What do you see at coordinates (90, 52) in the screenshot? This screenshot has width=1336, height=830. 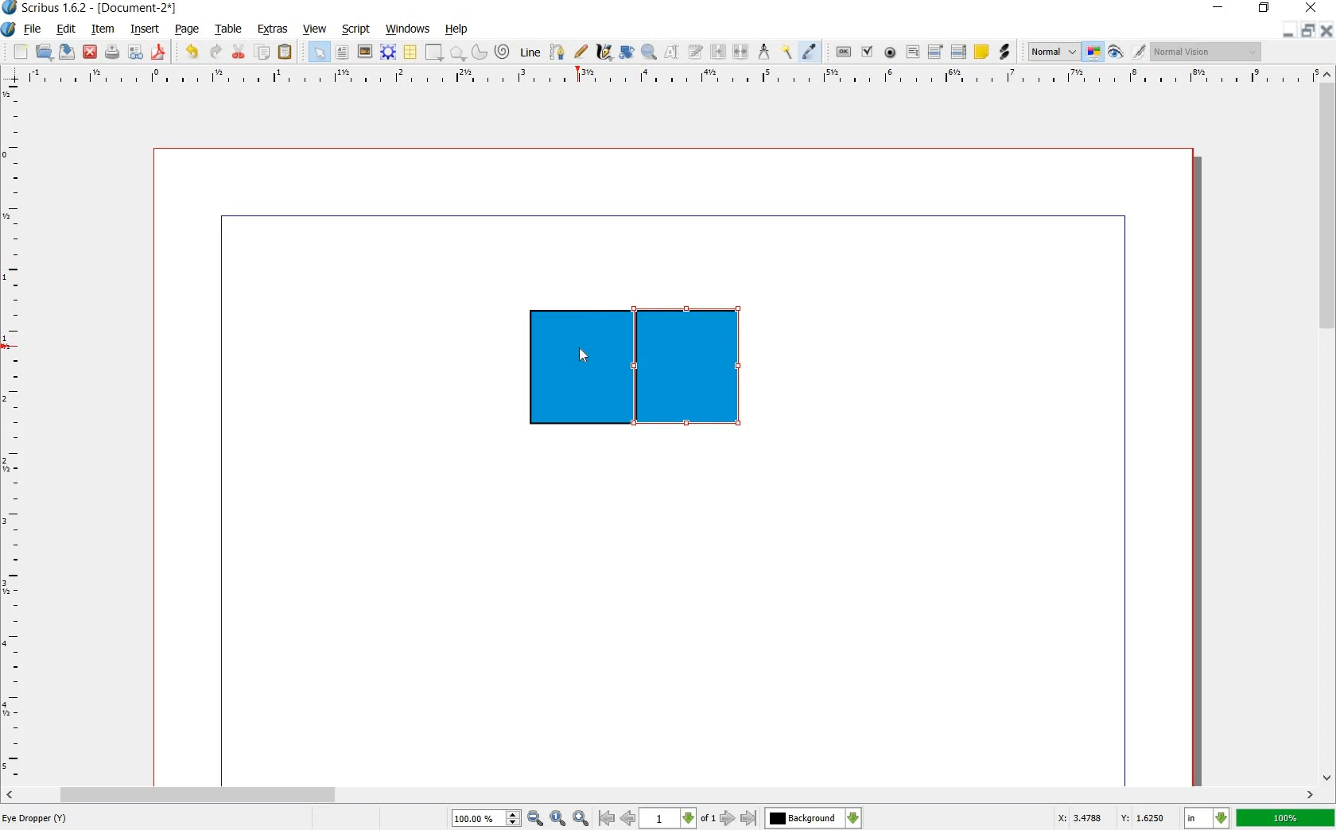 I see `close` at bounding box center [90, 52].